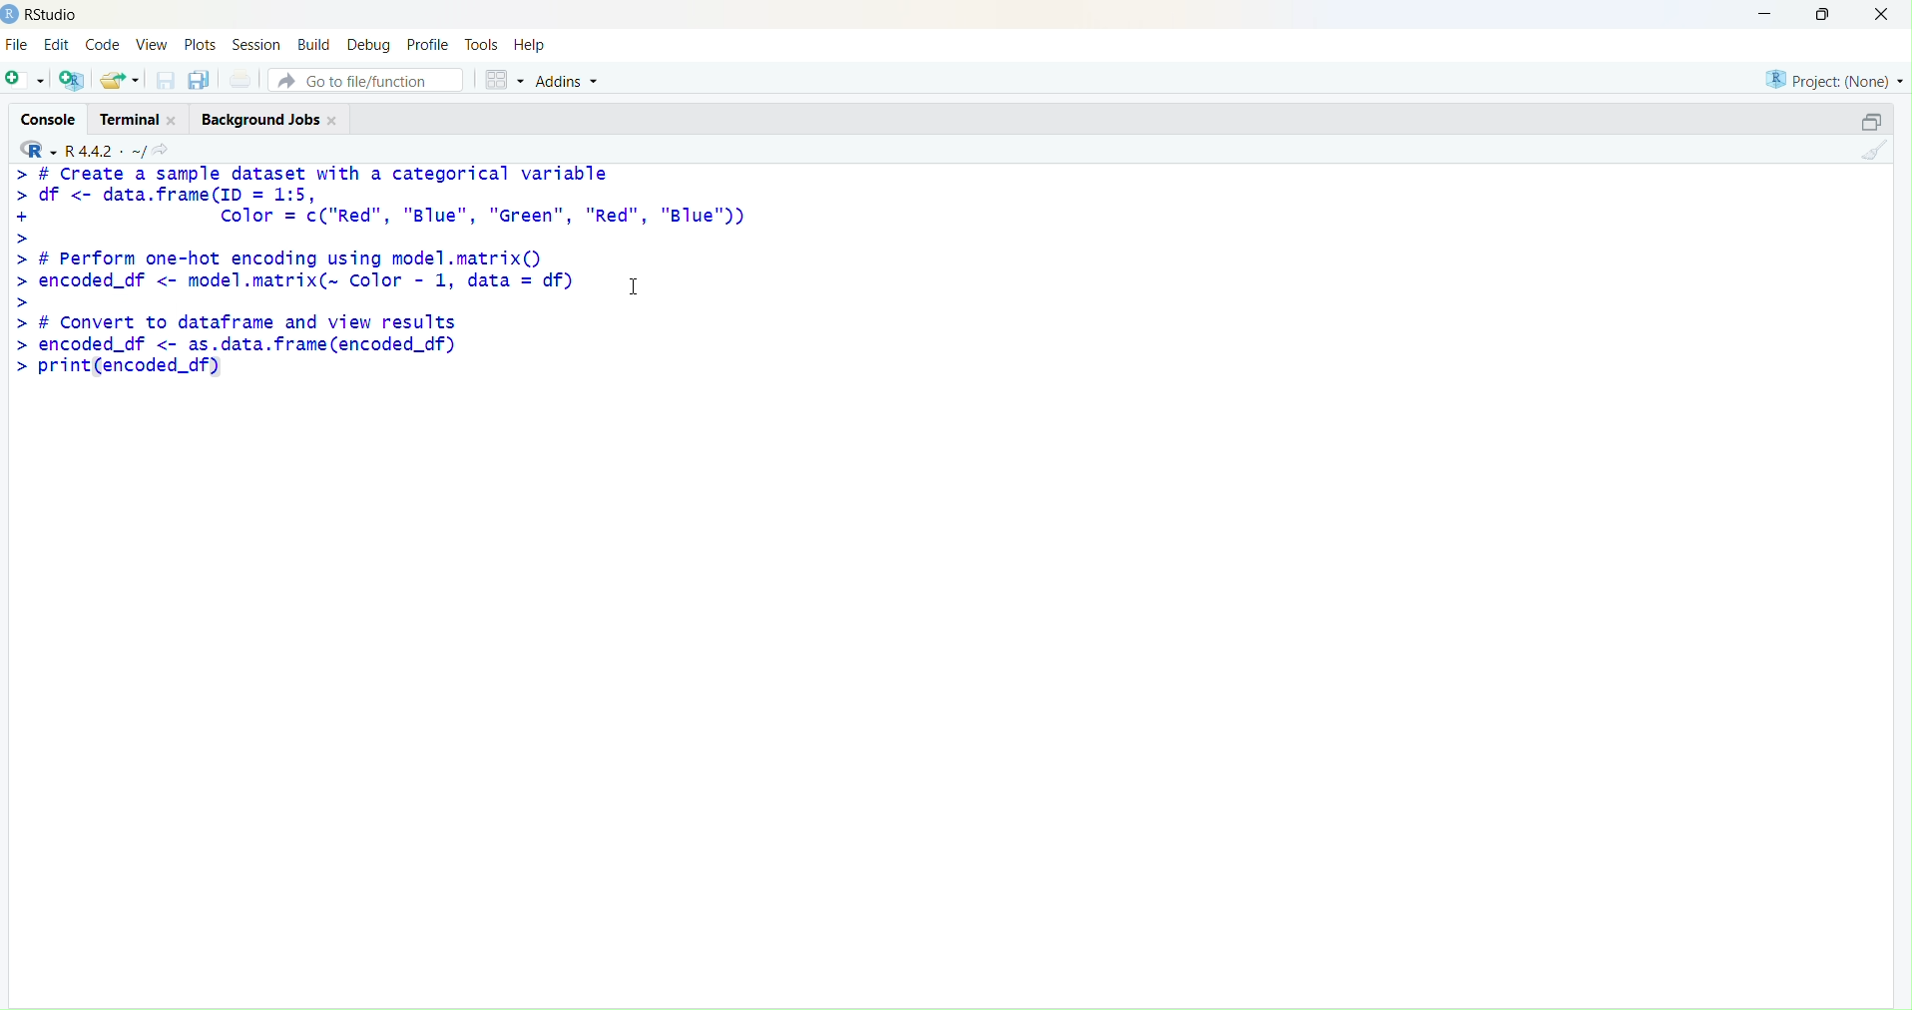 This screenshot has height=1010, width=1912. Describe the element at coordinates (571, 82) in the screenshot. I see `addins` at that location.